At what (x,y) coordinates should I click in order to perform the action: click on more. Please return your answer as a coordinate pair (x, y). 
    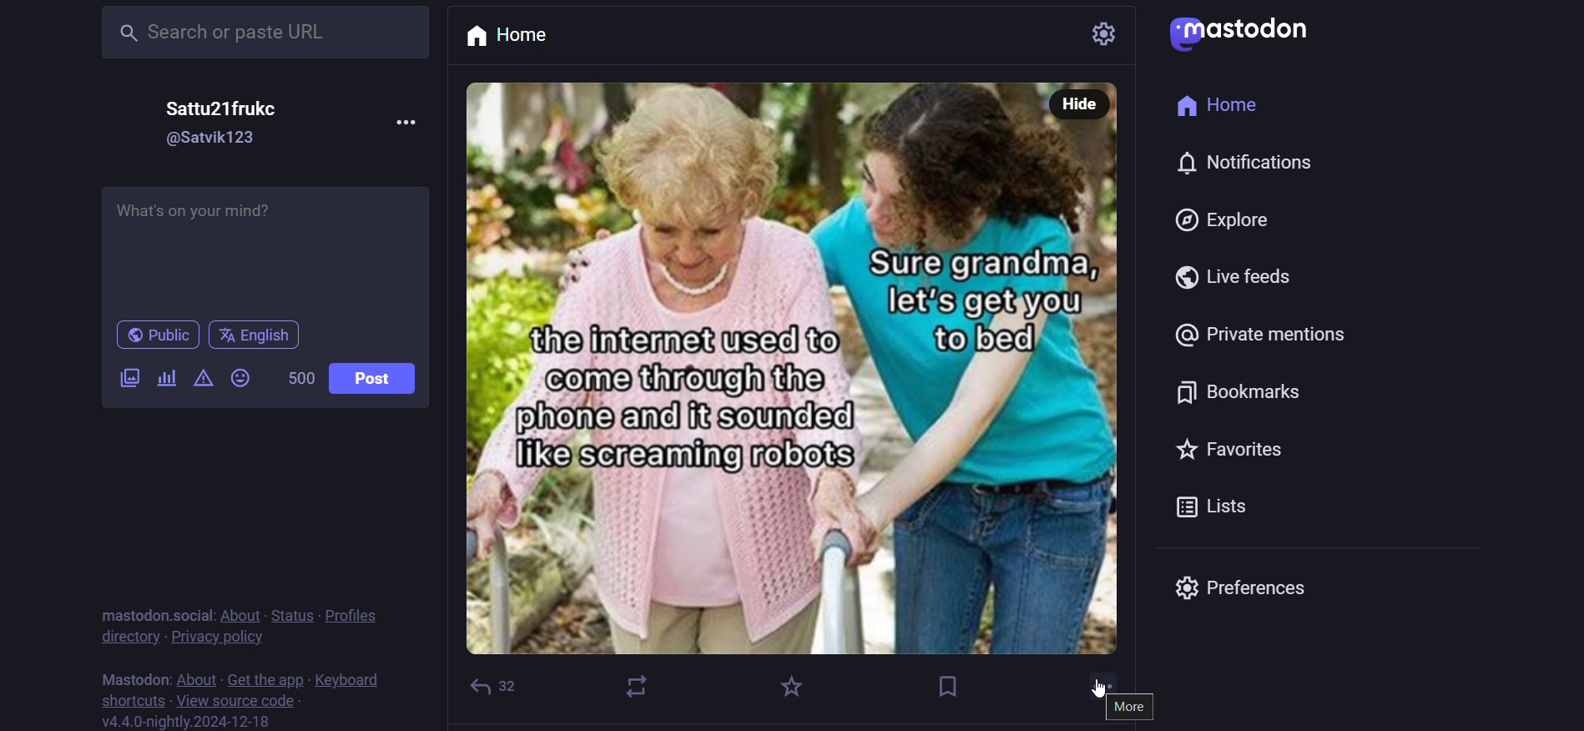
    Looking at the image, I should click on (405, 124).